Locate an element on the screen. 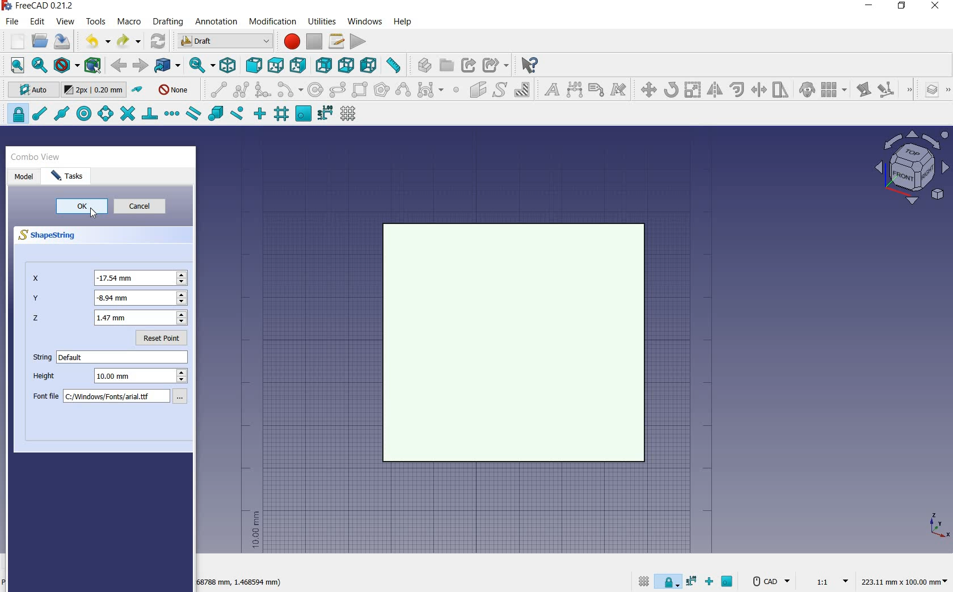  draft utility tools is located at coordinates (947, 91).